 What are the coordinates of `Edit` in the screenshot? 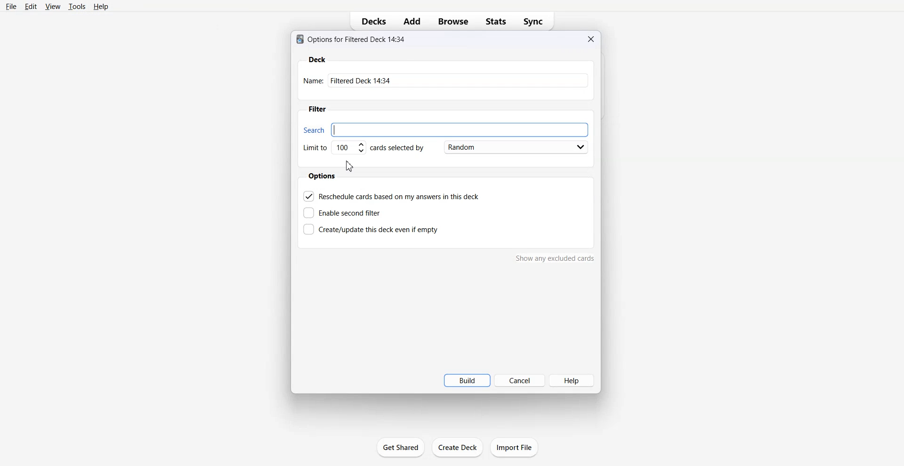 It's located at (31, 6).